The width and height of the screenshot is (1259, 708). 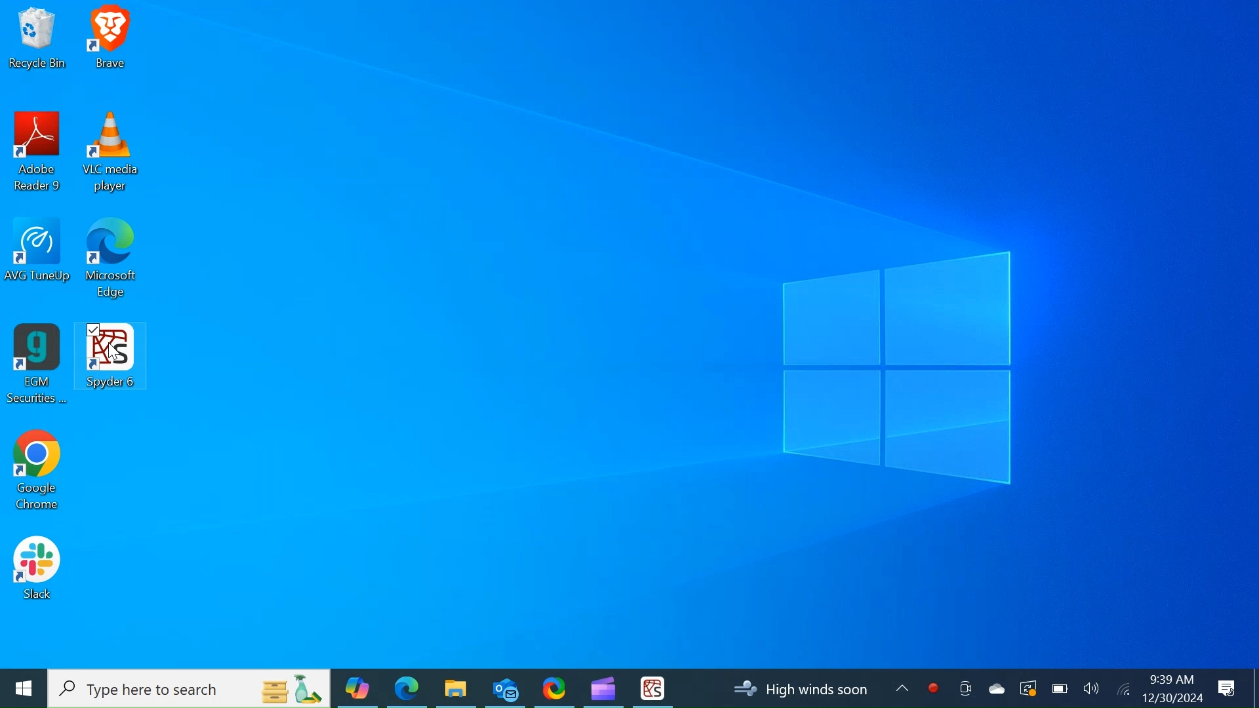 What do you see at coordinates (902, 688) in the screenshot?
I see `show hidden icons` at bounding box center [902, 688].